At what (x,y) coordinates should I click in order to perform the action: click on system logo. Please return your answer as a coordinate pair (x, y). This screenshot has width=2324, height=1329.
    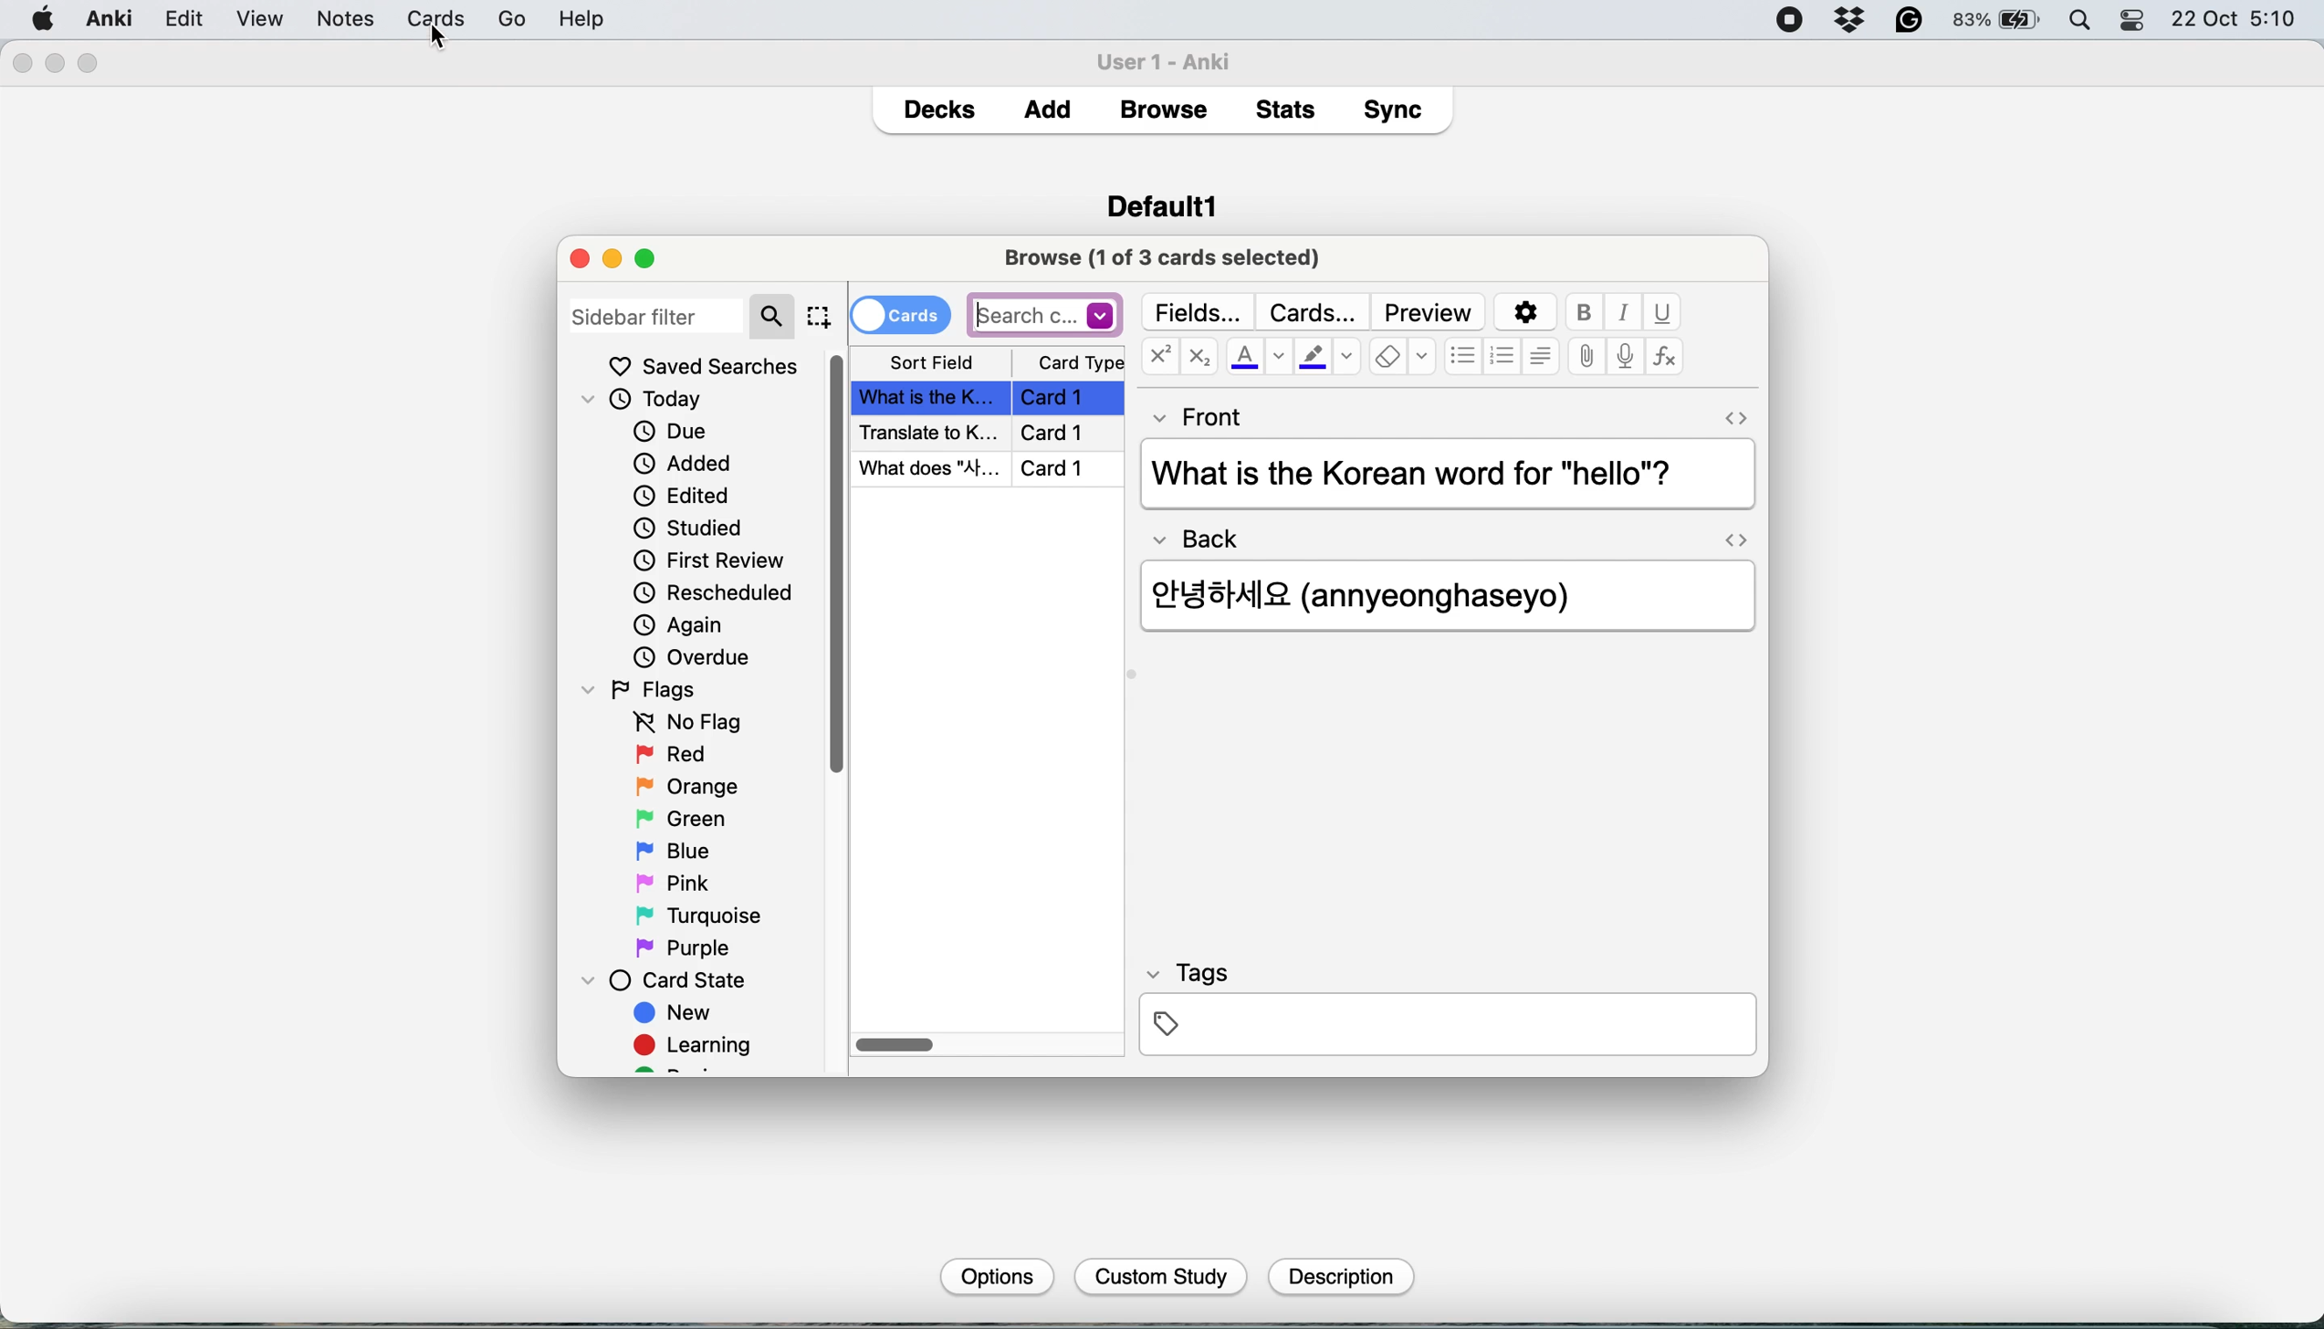
    Looking at the image, I should click on (44, 17).